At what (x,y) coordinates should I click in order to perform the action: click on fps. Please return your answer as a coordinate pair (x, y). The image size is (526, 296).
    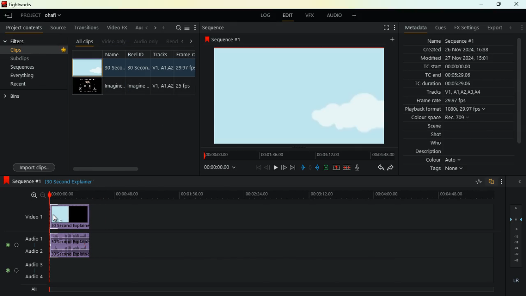
    Looking at the image, I should click on (188, 72).